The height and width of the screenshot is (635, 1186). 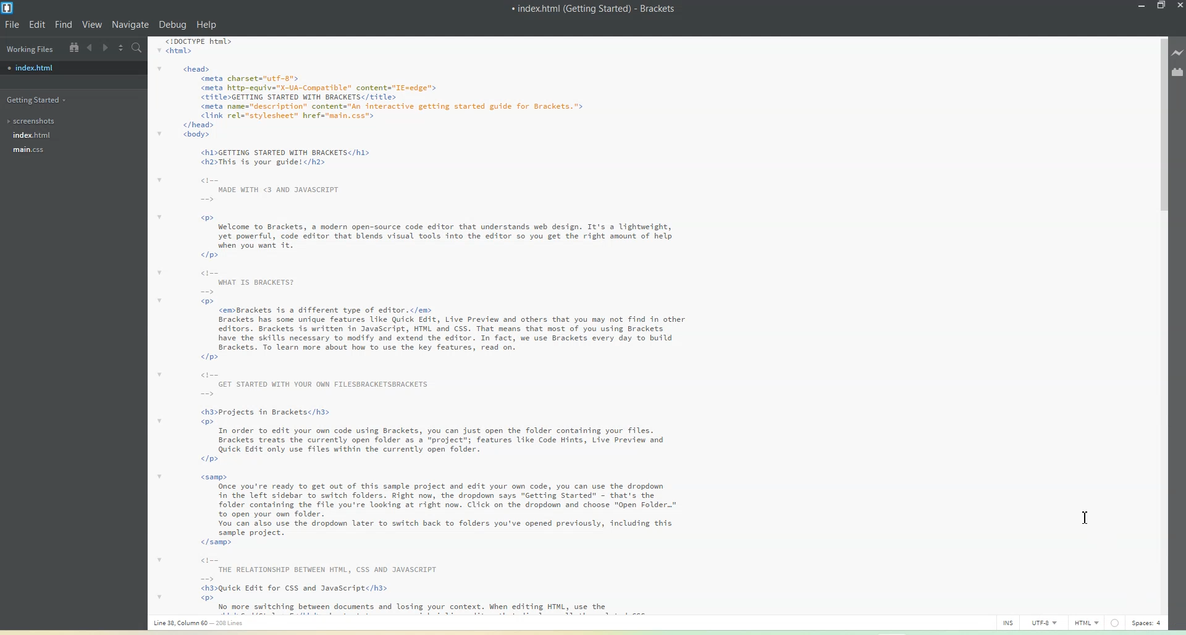 What do you see at coordinates (201, 626) in the screenshot?
I see `Line, column` at bounding box center [201, 626].